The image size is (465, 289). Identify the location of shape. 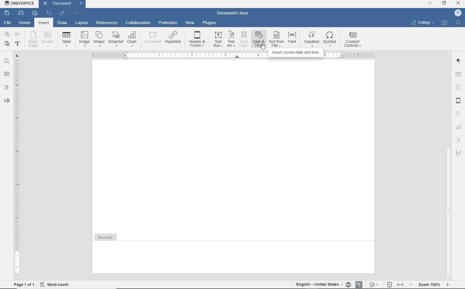
(99, 39).